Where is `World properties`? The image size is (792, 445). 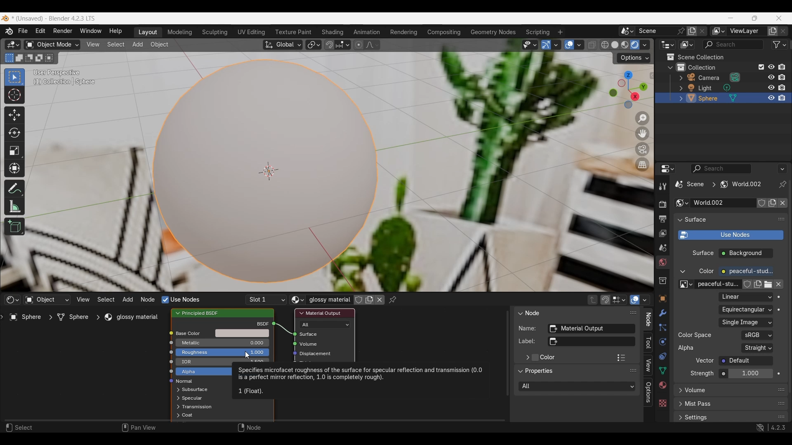 World properties is located at coordinates (662, 262).